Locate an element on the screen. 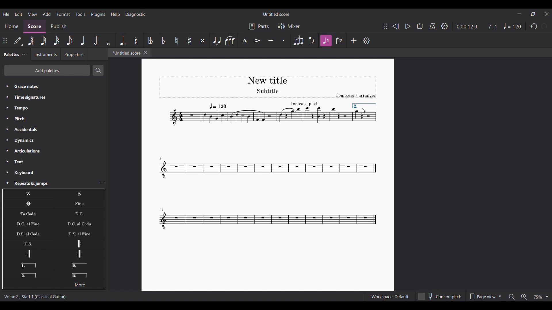 The height and width of the screenshot is (310, 552). Add menu is located at coordinates (47, 14).